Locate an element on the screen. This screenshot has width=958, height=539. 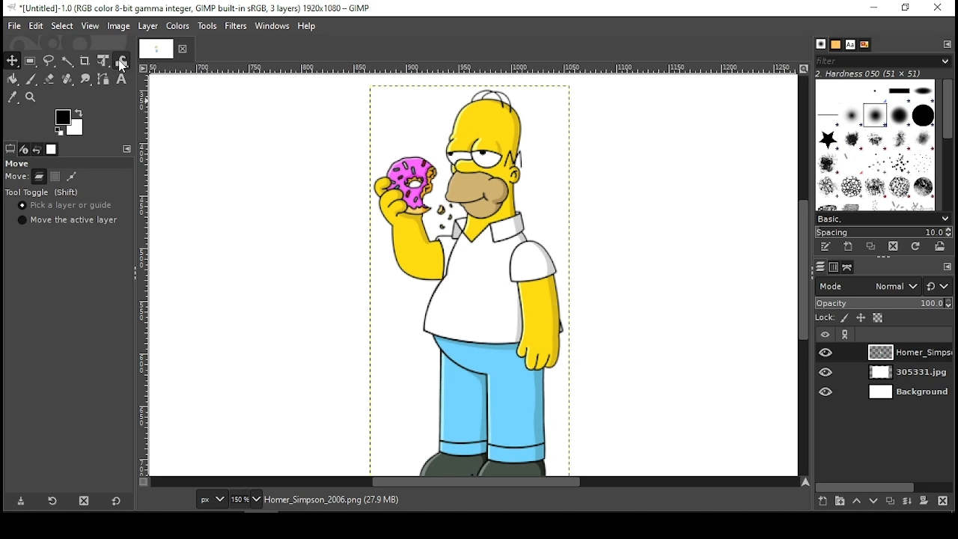
move active layer is located at coordinates (68, 220).